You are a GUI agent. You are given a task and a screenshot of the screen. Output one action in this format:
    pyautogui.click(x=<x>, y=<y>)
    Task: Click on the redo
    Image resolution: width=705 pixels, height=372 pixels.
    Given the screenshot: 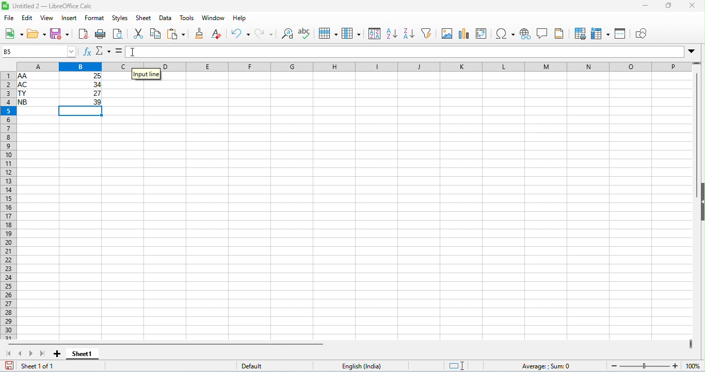 What is the action you would take?
    pyautogui.click(x=264, y=34)
    